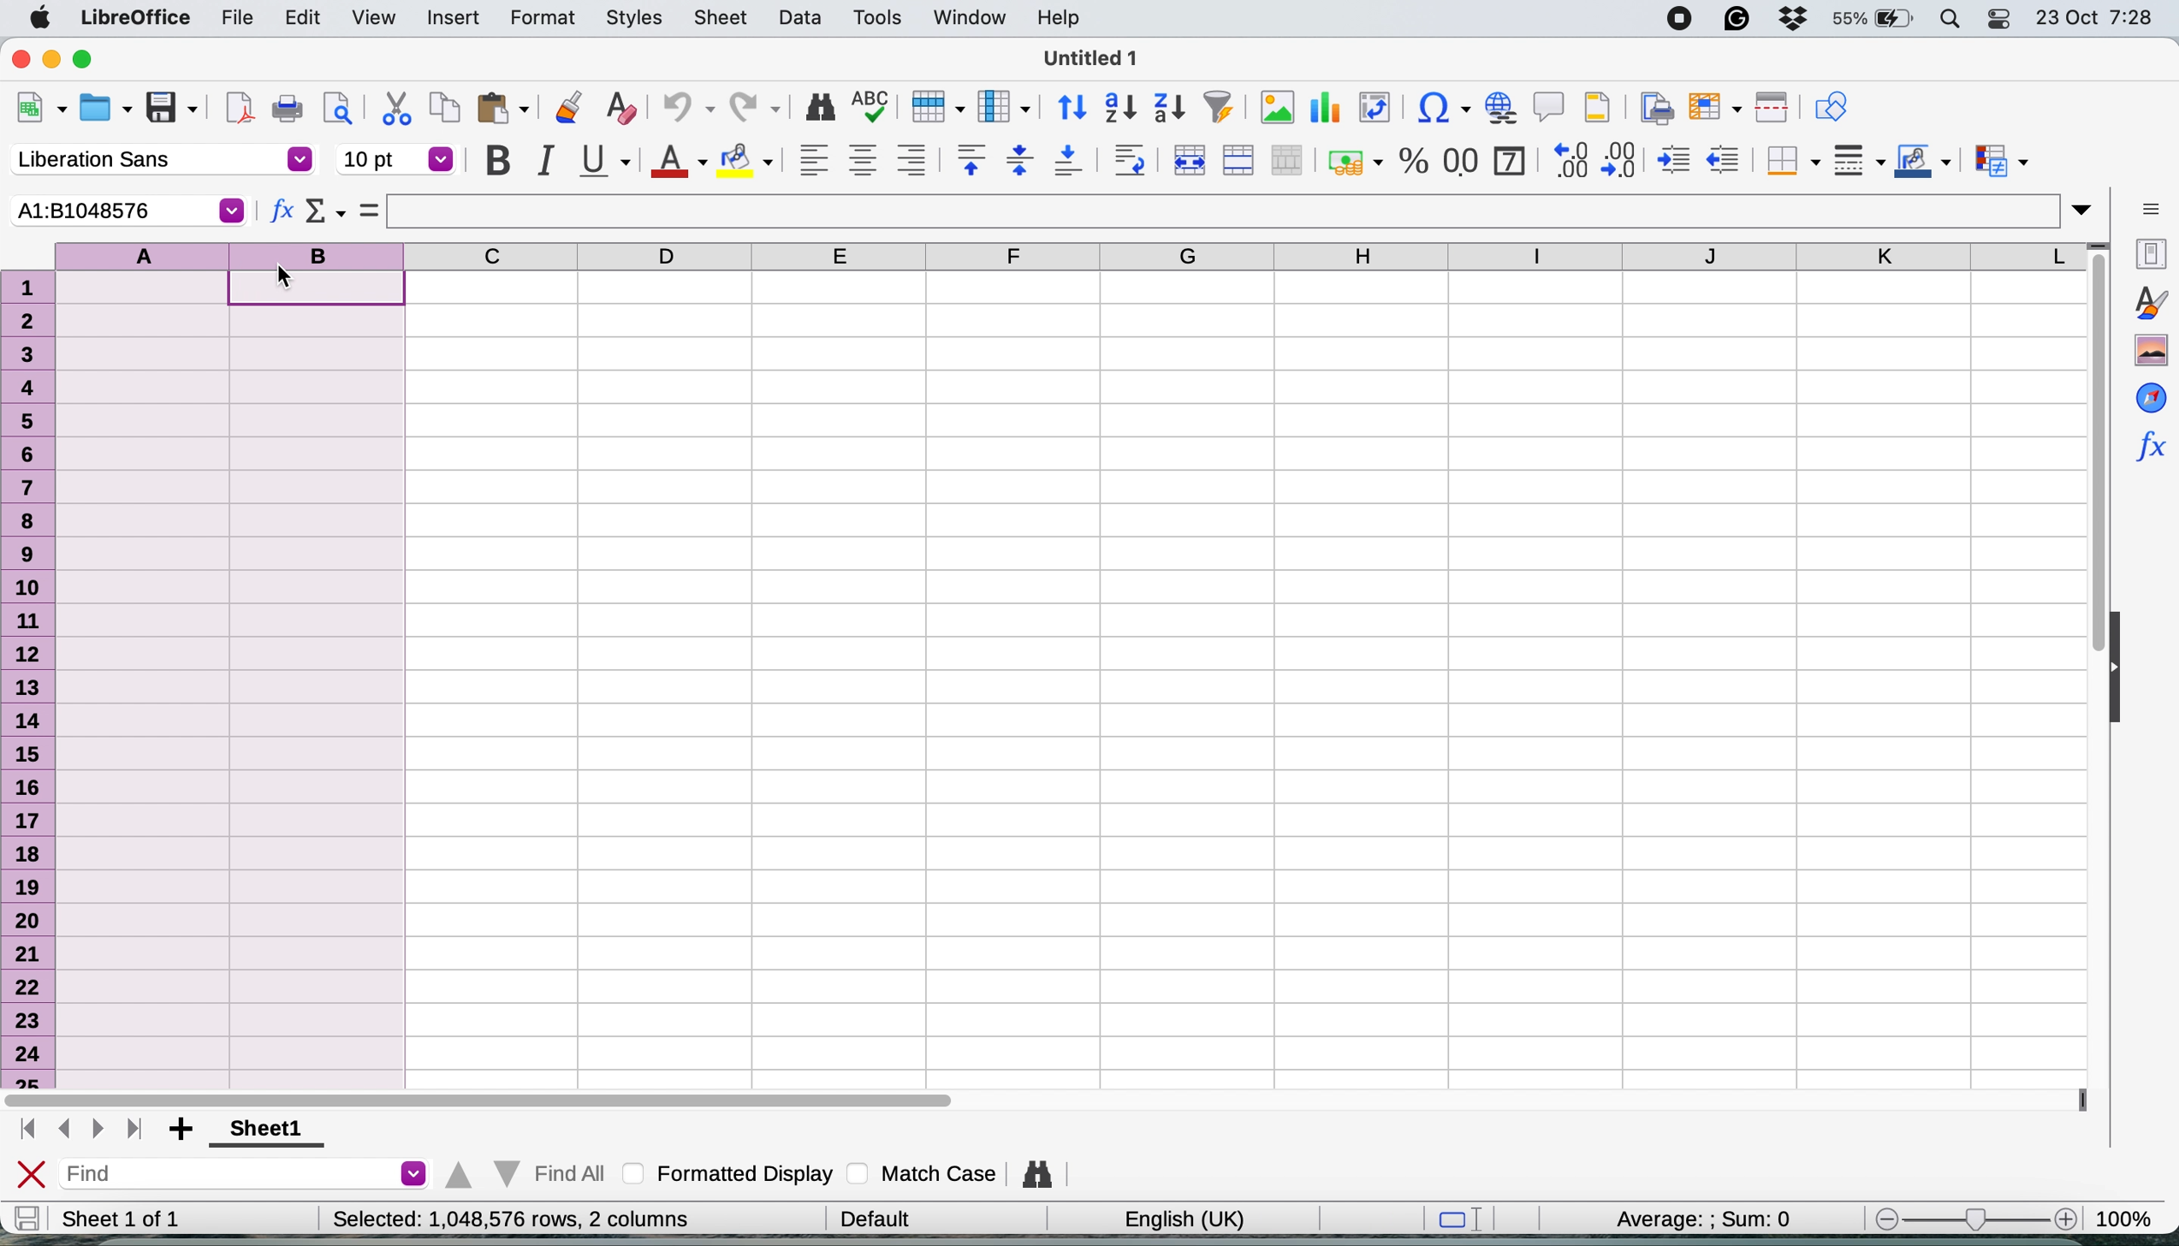  I want to click on sheet, so click(727, 17).